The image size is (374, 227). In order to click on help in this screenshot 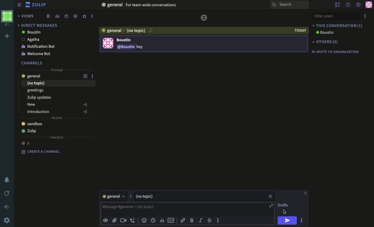, I will do `click(349, 4)`.